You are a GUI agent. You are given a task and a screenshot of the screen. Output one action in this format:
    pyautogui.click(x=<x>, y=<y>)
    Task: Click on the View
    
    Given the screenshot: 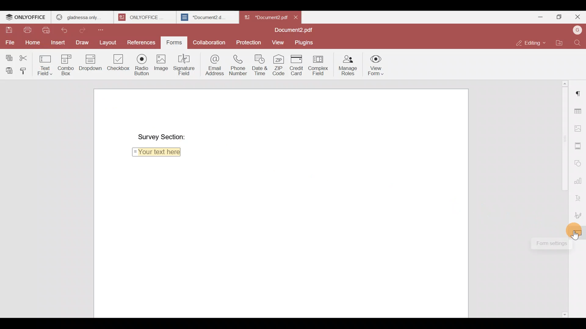 What is the action you would take?
    pyautogui.click(x=277, y=42)
    